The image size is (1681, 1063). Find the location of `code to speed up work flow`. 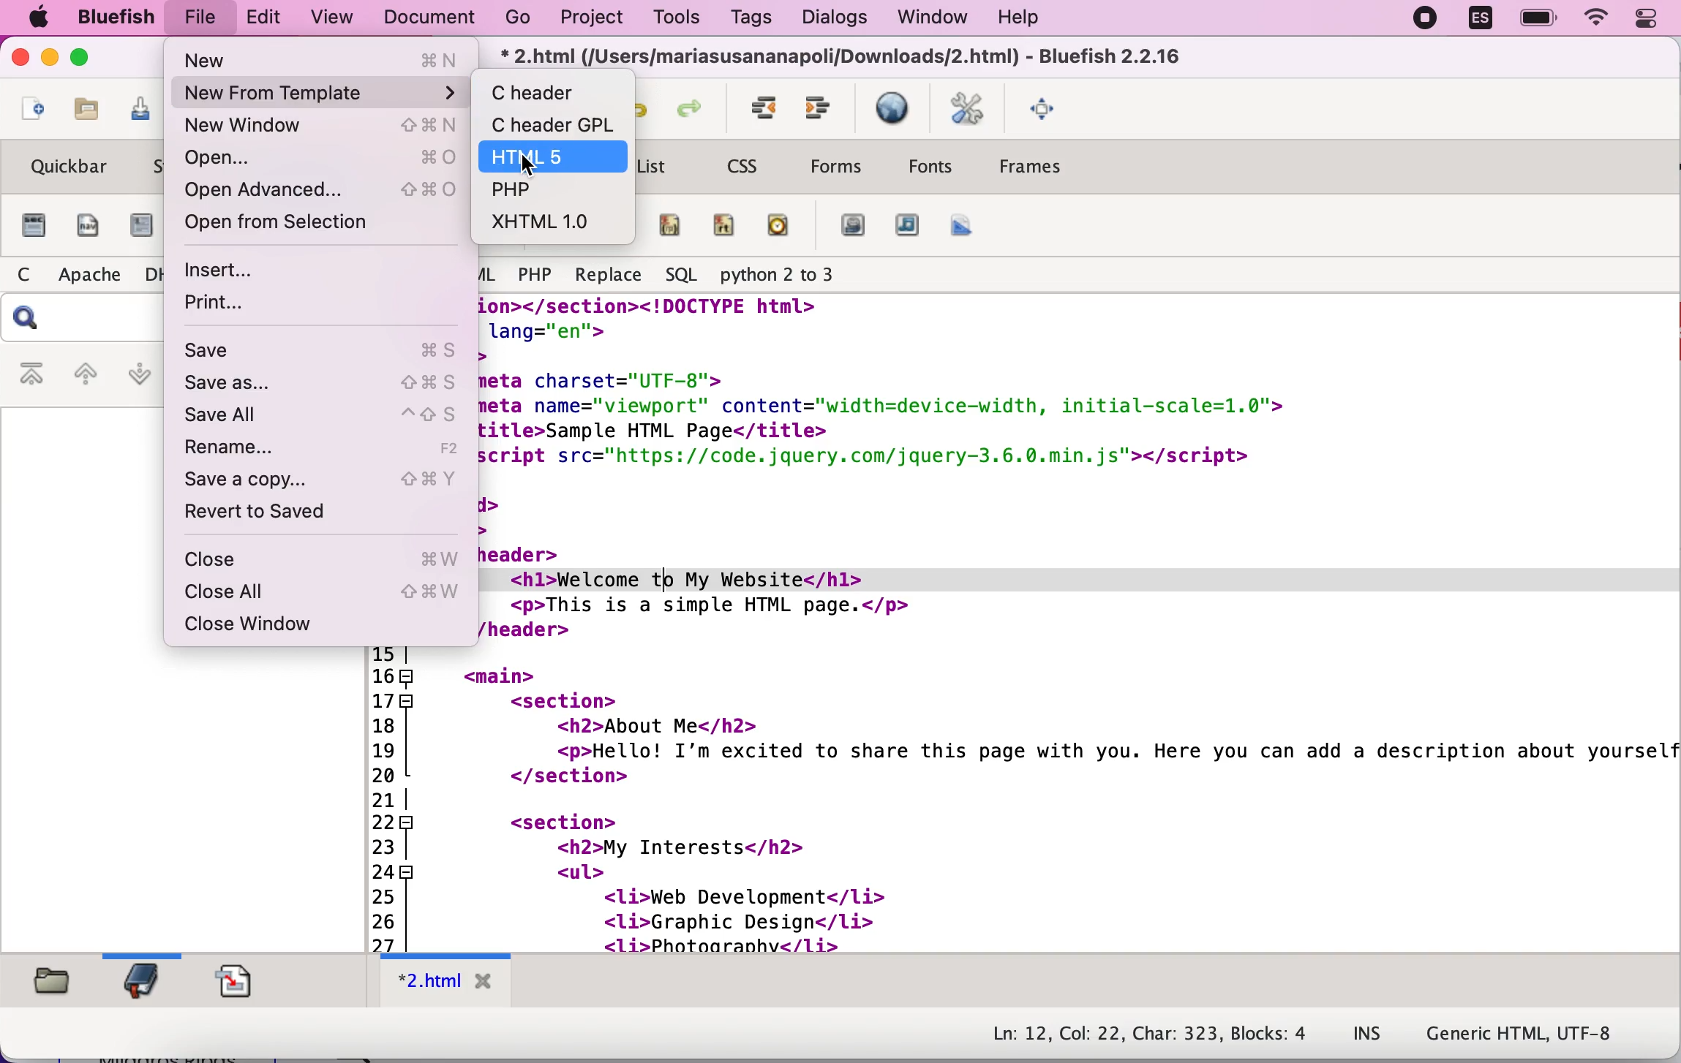

code to speed up work flow is located at coordinates (1084, 627).